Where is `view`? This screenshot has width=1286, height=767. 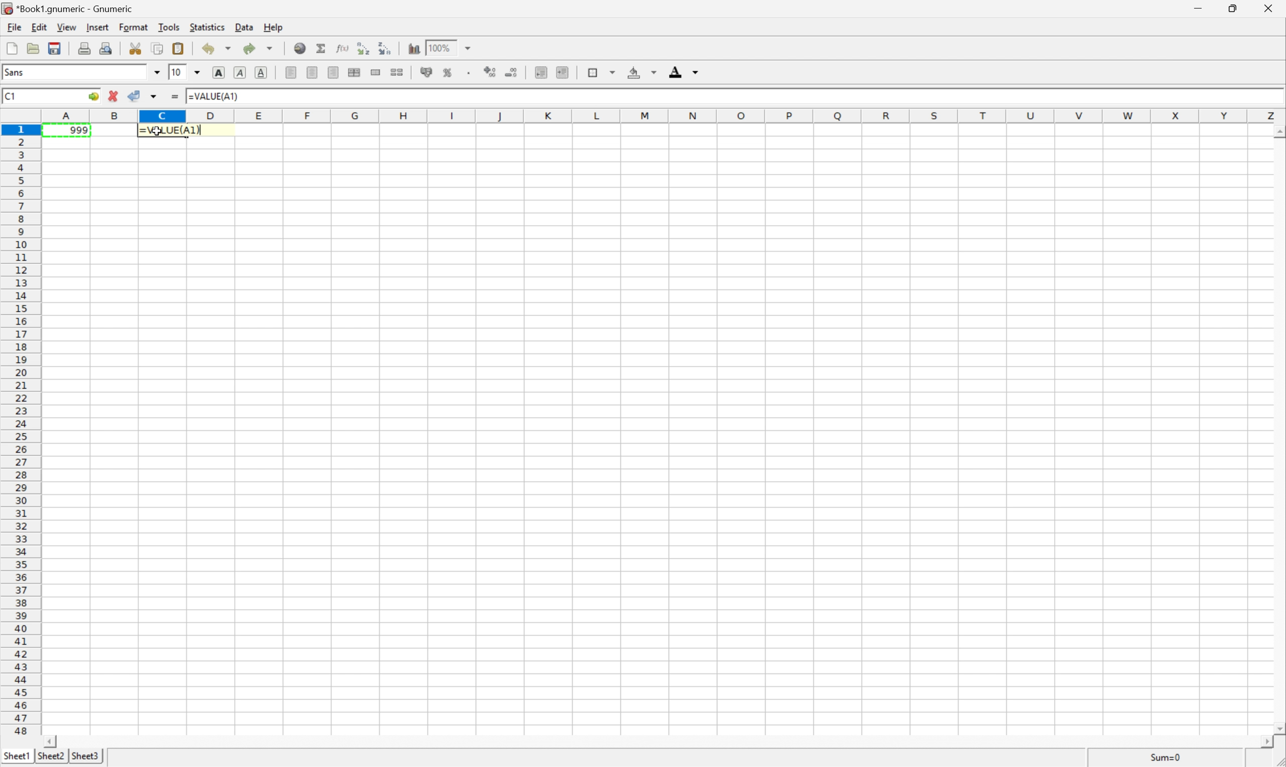
view is located at coordinates (69, 27).